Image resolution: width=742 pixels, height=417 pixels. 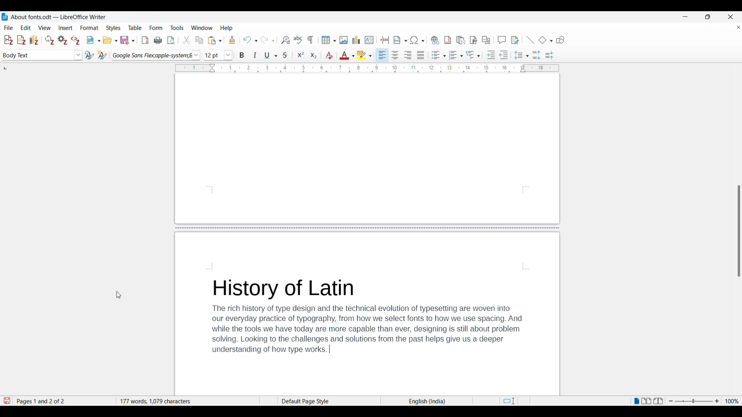 I want to click on Clone formatting, so click(x=232, y=40).